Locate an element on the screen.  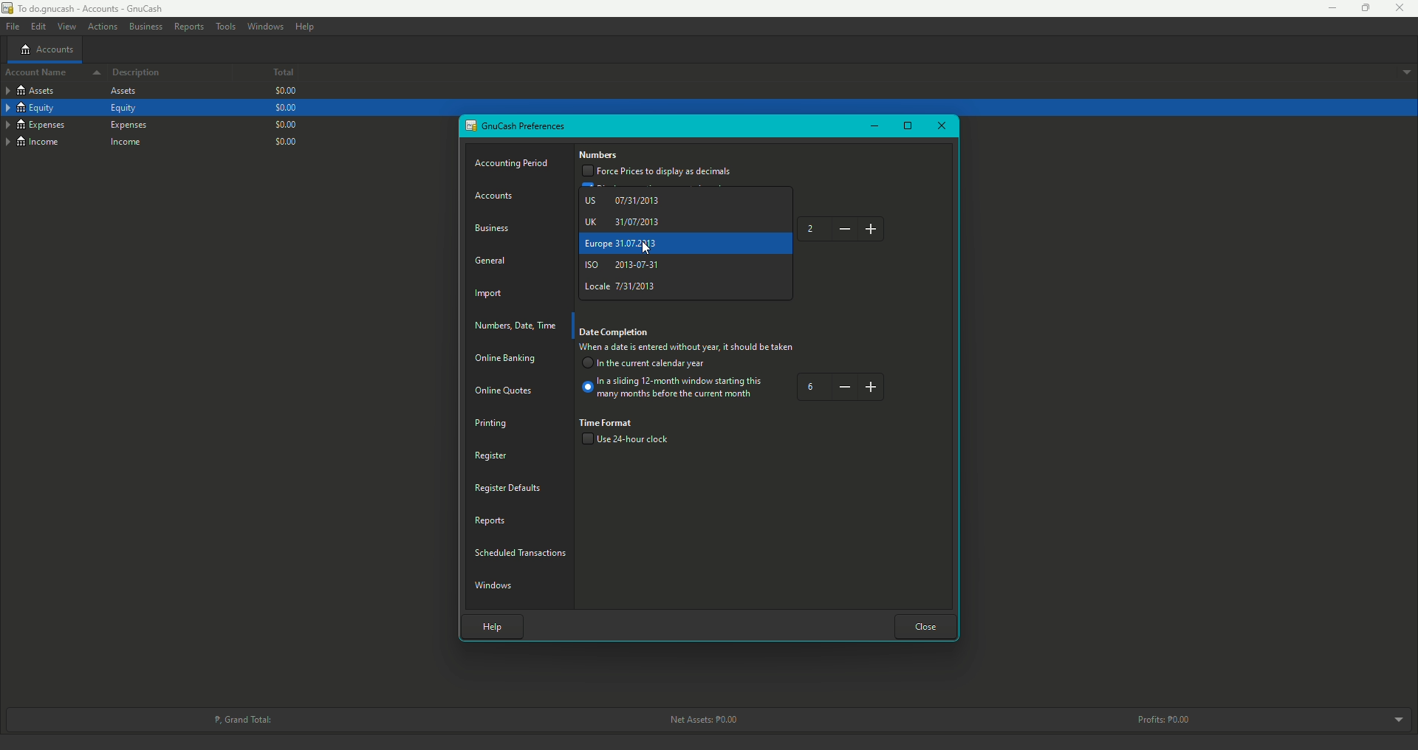
6 is located at coordinates (841, 388).